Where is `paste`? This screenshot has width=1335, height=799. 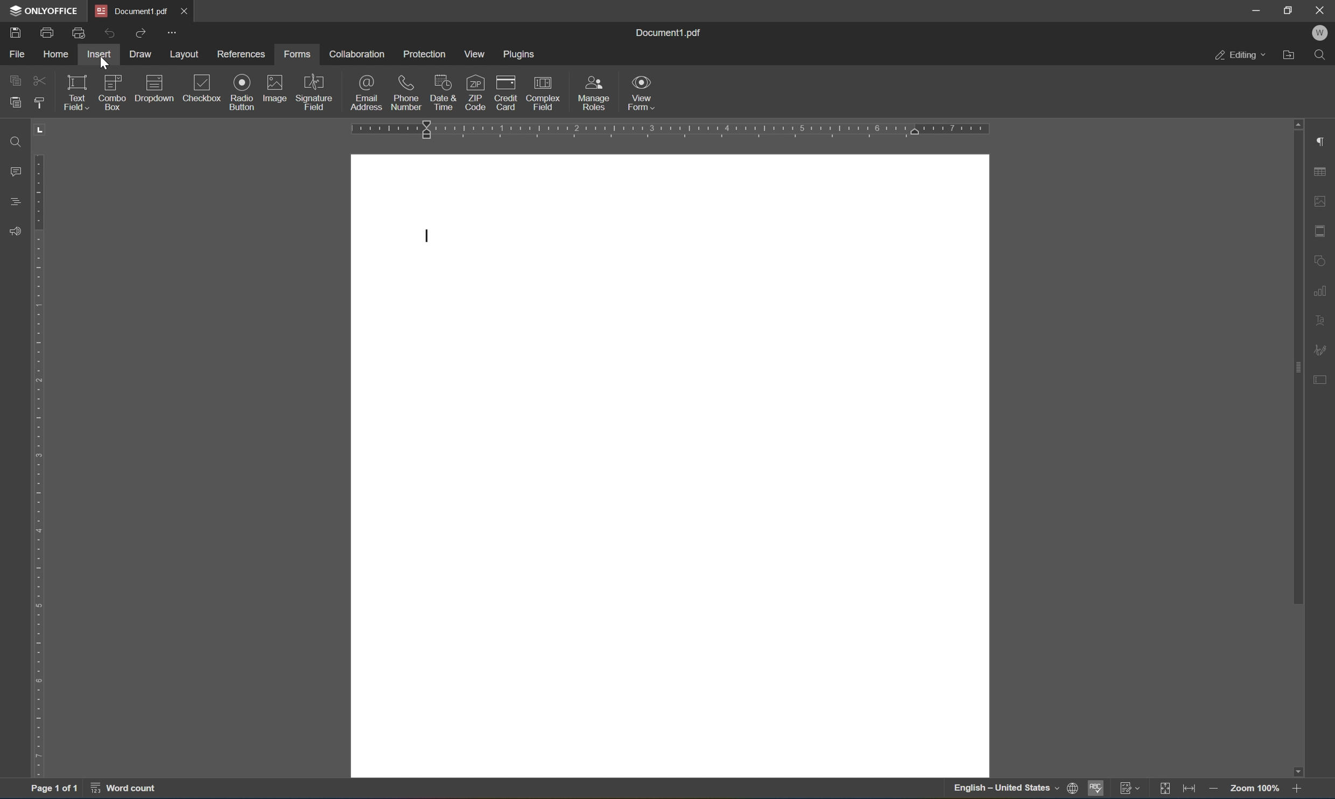 paste is located at coordinates (15, 105).